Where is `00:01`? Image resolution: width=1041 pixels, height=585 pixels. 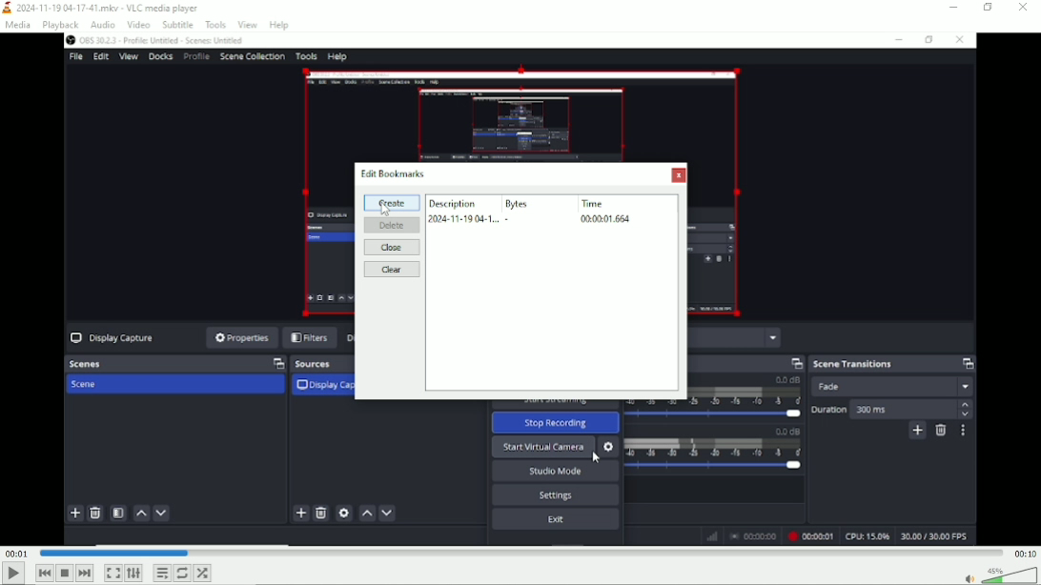
00:01 is located at coordinates (16, 552).